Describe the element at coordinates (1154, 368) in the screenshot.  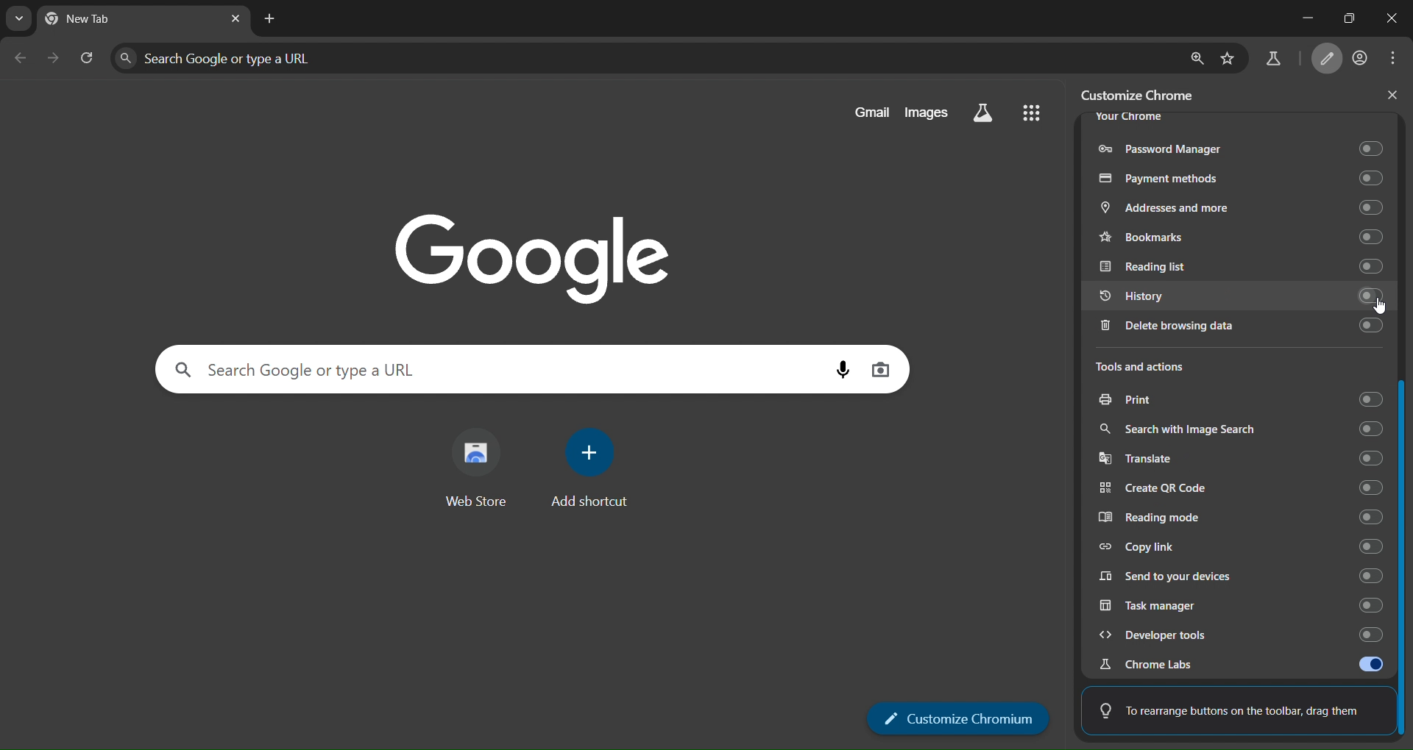
I see `tools and actions` at that location.